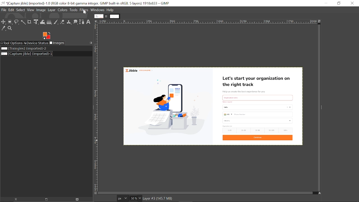 The height and width of the screenshot is (202, 359). Describe the element at coordinates (24, 49) in the screenshot. I see `File named "Triangles"` at that location.